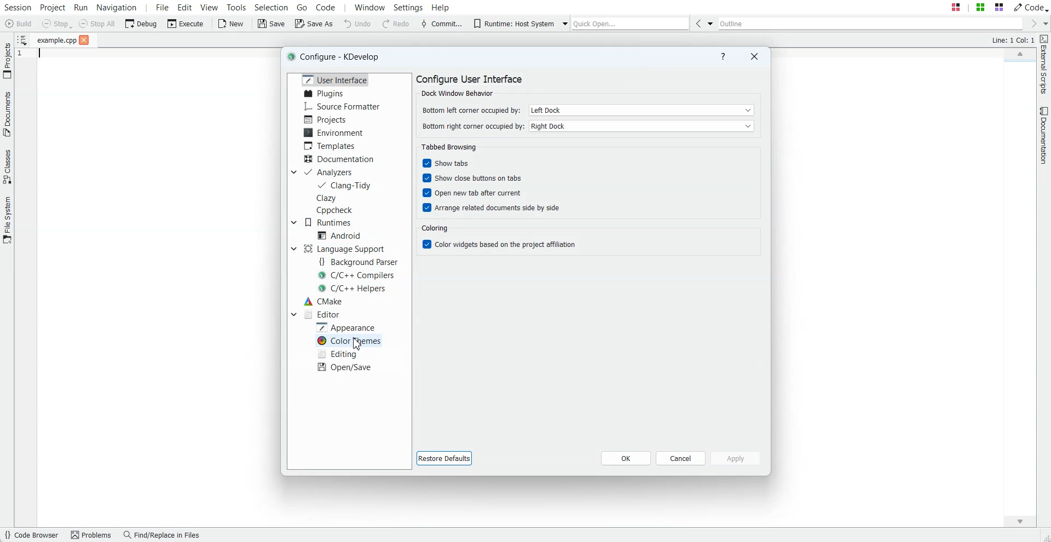  What do you see at coordinates (1019, 53) in the screenshot?
I see `Scroll up` at bounding box center [1019, 53].